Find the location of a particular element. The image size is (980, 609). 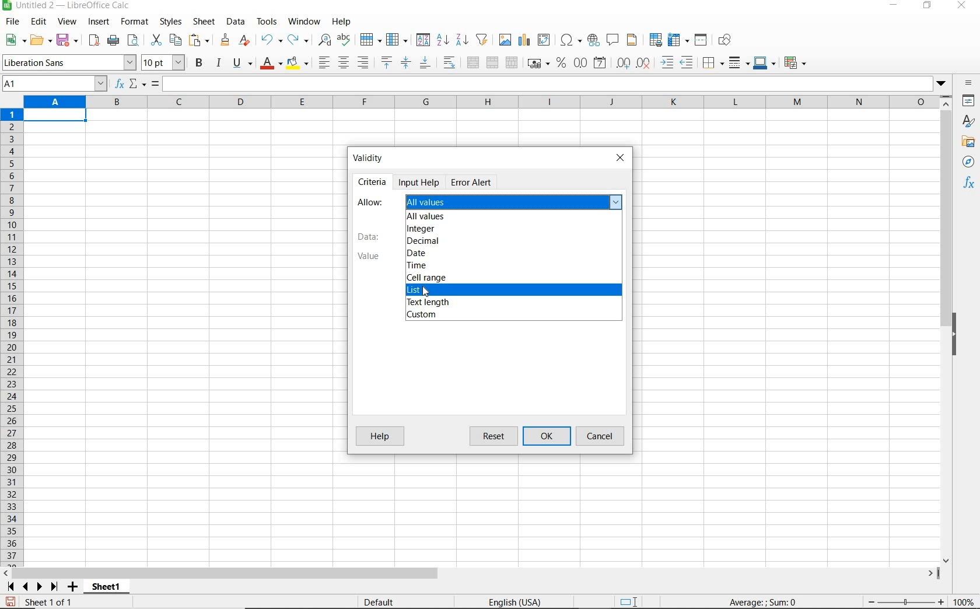

row is located at coordinates (370, 40).